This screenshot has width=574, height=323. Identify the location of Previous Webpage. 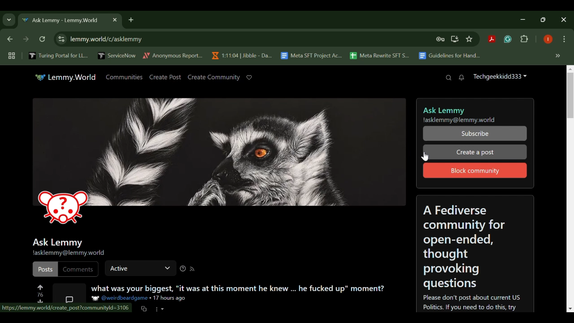
(9, 40).